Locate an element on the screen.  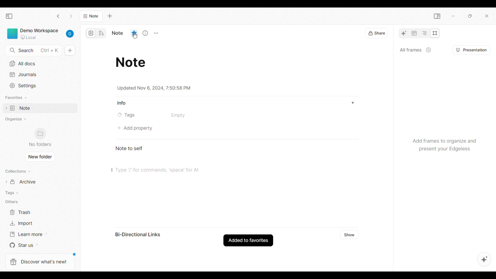
Dated journals is located at coordinates (40, 74).